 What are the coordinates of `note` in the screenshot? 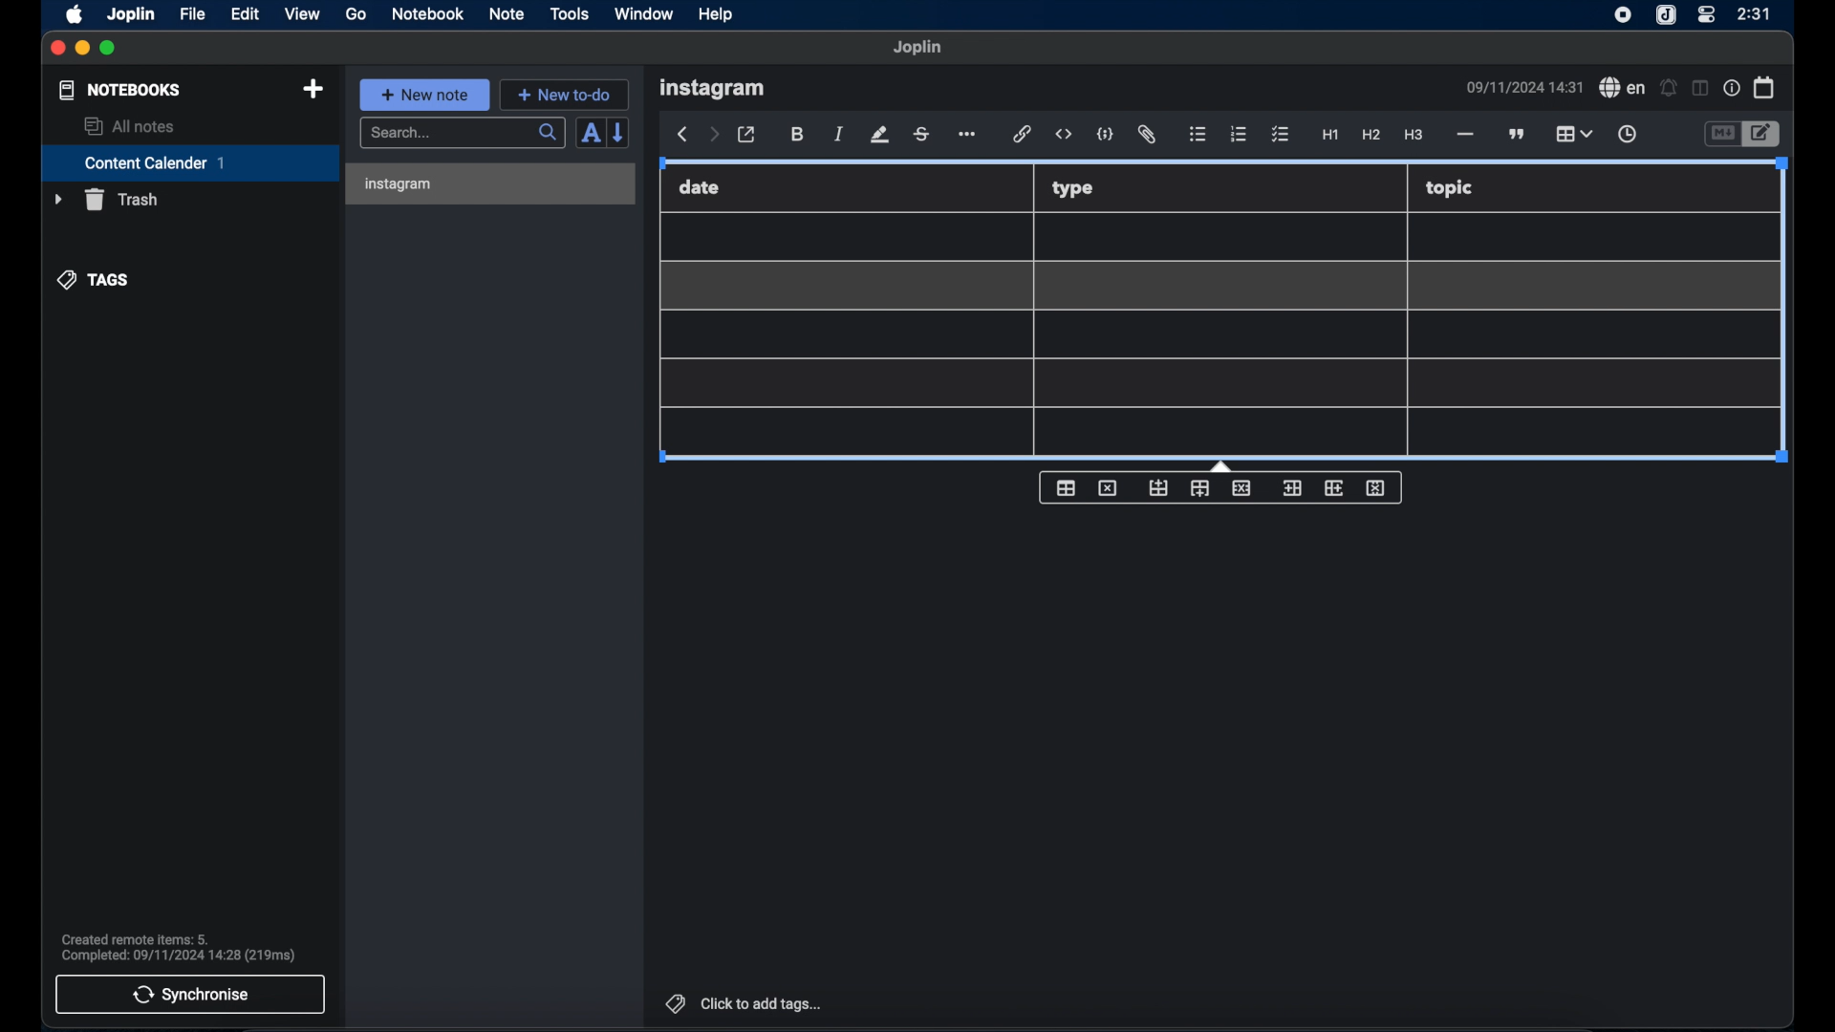 It's located at (507, 15).